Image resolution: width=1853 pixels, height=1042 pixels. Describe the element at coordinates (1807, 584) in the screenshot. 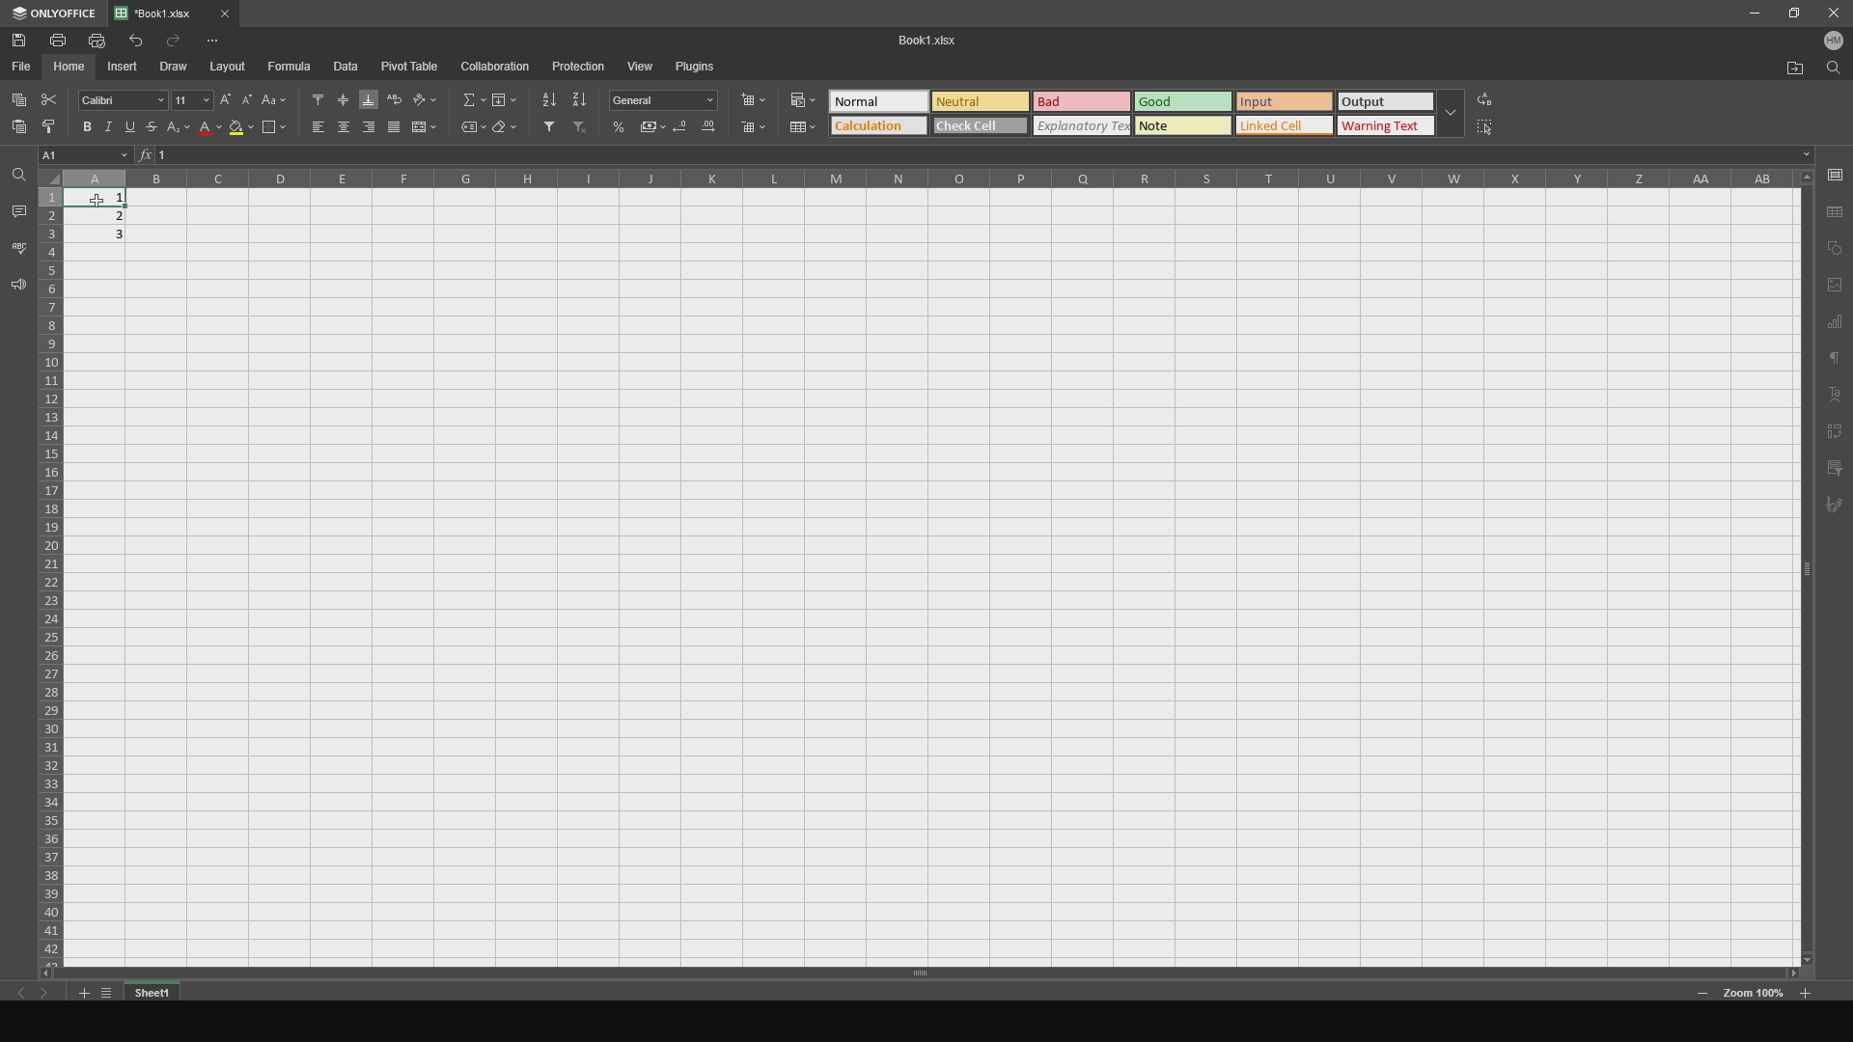

I see `vertical slider` at that location.